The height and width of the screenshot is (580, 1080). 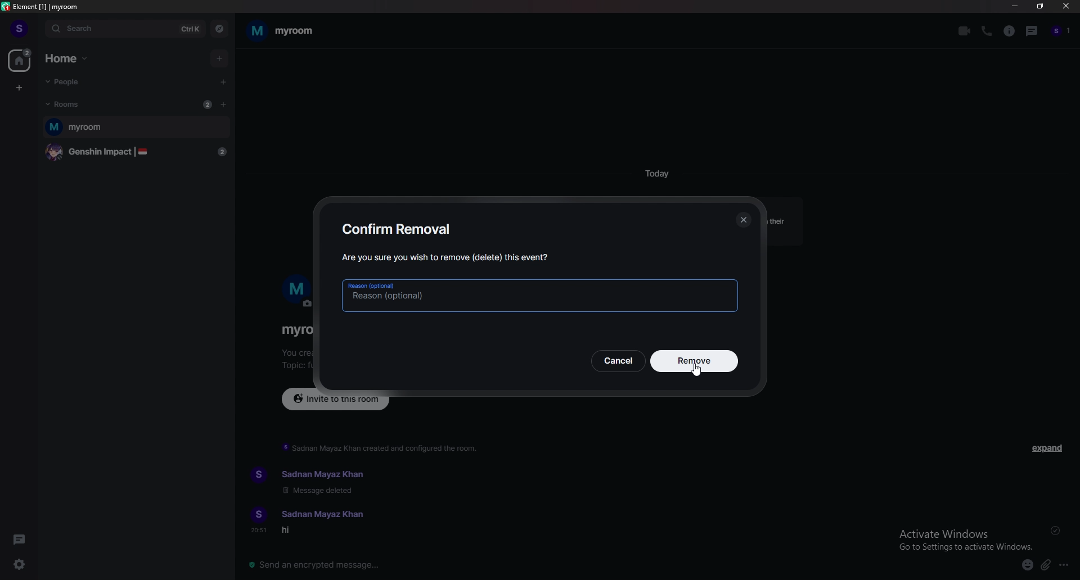 What do you see at coordinates (21, 60) in the screenshot?
I see `home` at bounding box center [21, 60].